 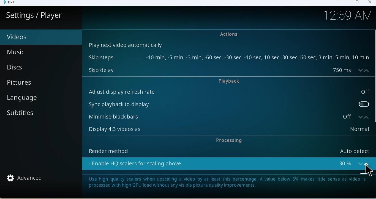 What do you see at coordinates (125, 44) in the screenshot?
I see `Play next video automatically` at bounding box center [125, 44].